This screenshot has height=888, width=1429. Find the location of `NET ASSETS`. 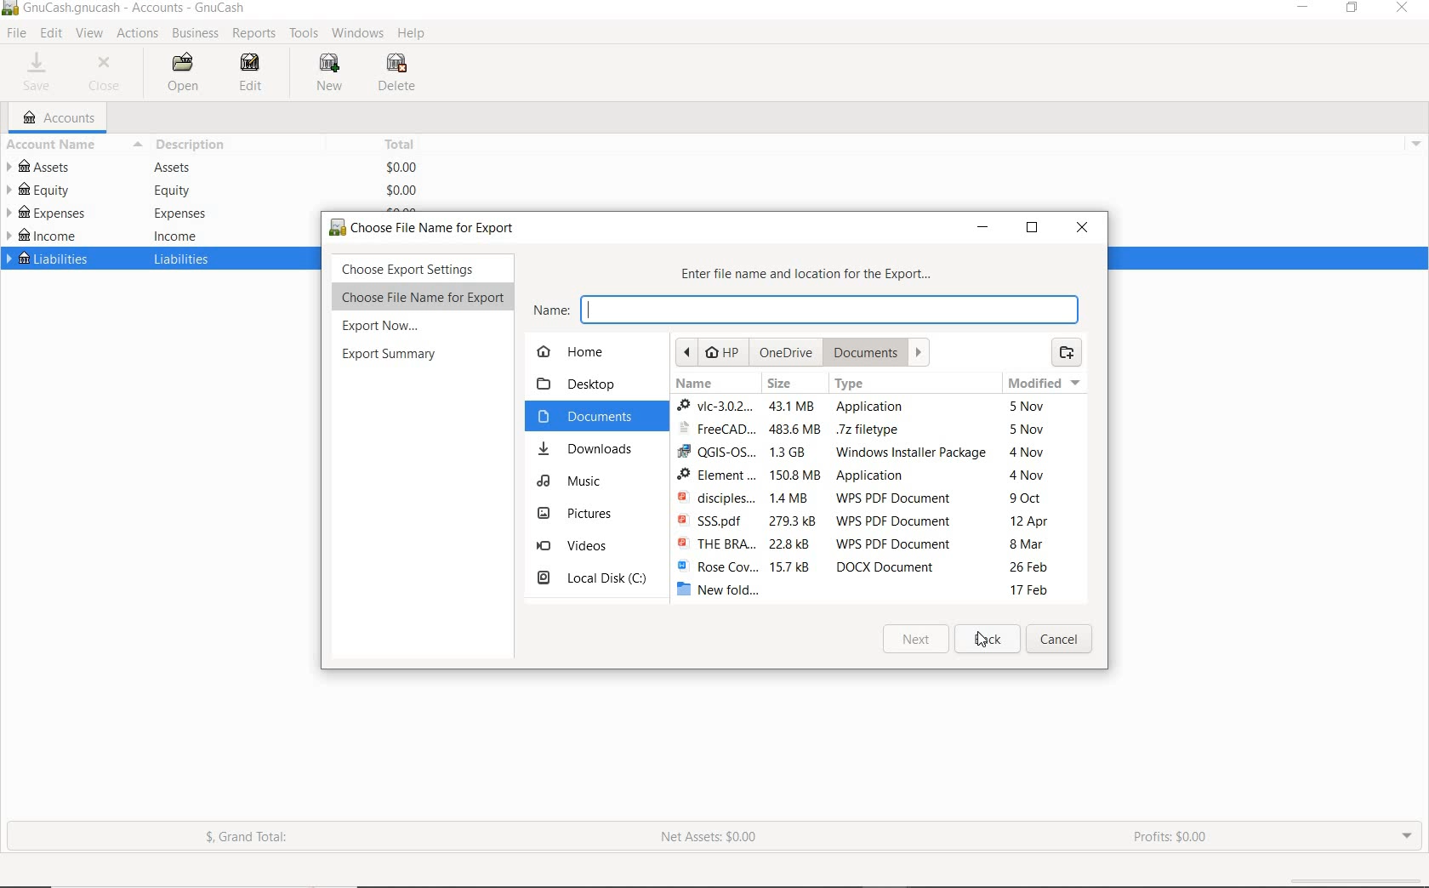

NET ASSETS is located at coordinates (713, 840).